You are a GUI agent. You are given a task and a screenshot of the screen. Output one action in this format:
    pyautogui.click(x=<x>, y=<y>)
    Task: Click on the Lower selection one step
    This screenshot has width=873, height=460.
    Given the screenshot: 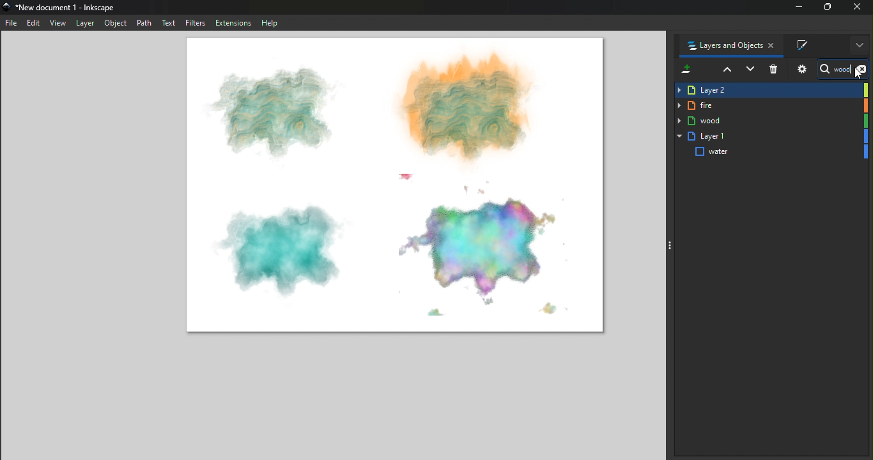 What is the action you would take?
    pyautogui.click(x=754, y=70)
    